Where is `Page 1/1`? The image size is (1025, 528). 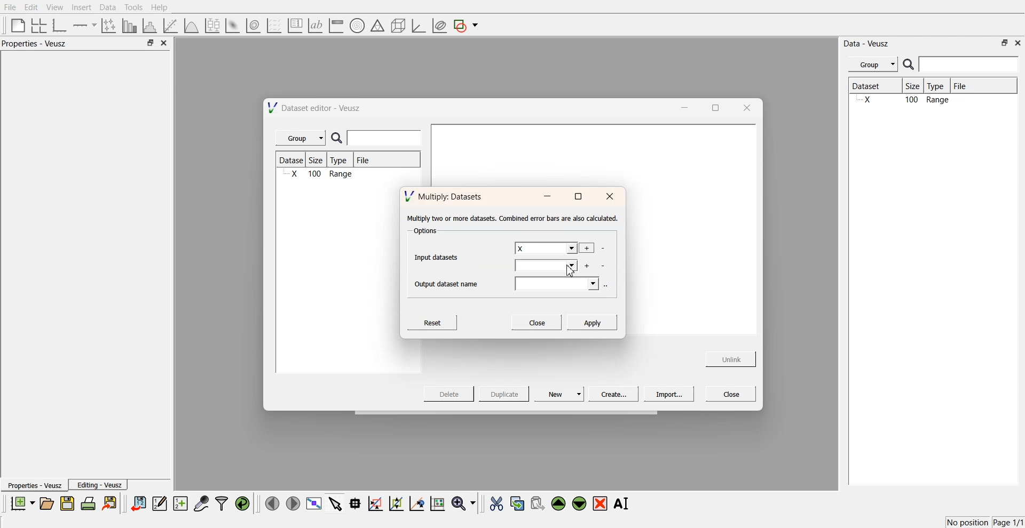
Page 1/1 is located at coordinates (1009, 523).